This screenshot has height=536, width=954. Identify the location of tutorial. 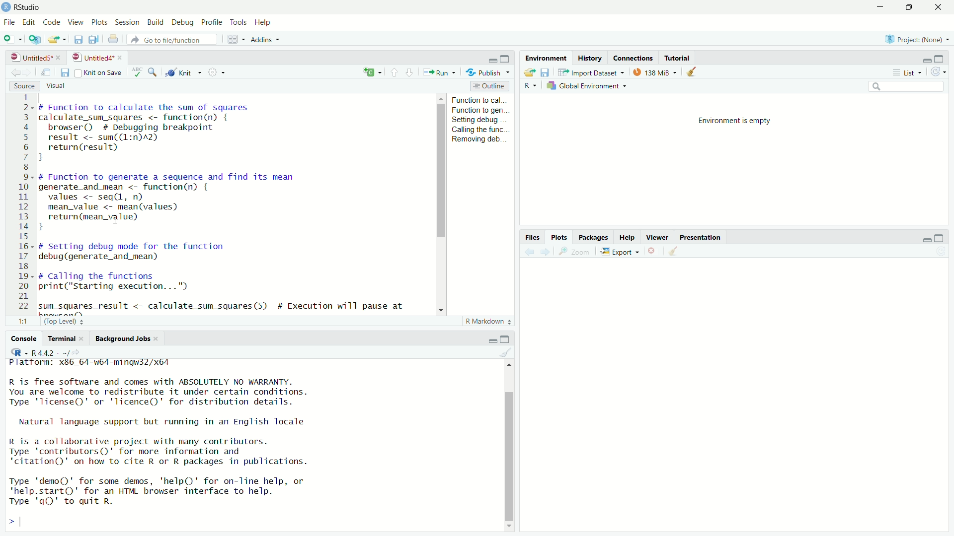
(679, 57).